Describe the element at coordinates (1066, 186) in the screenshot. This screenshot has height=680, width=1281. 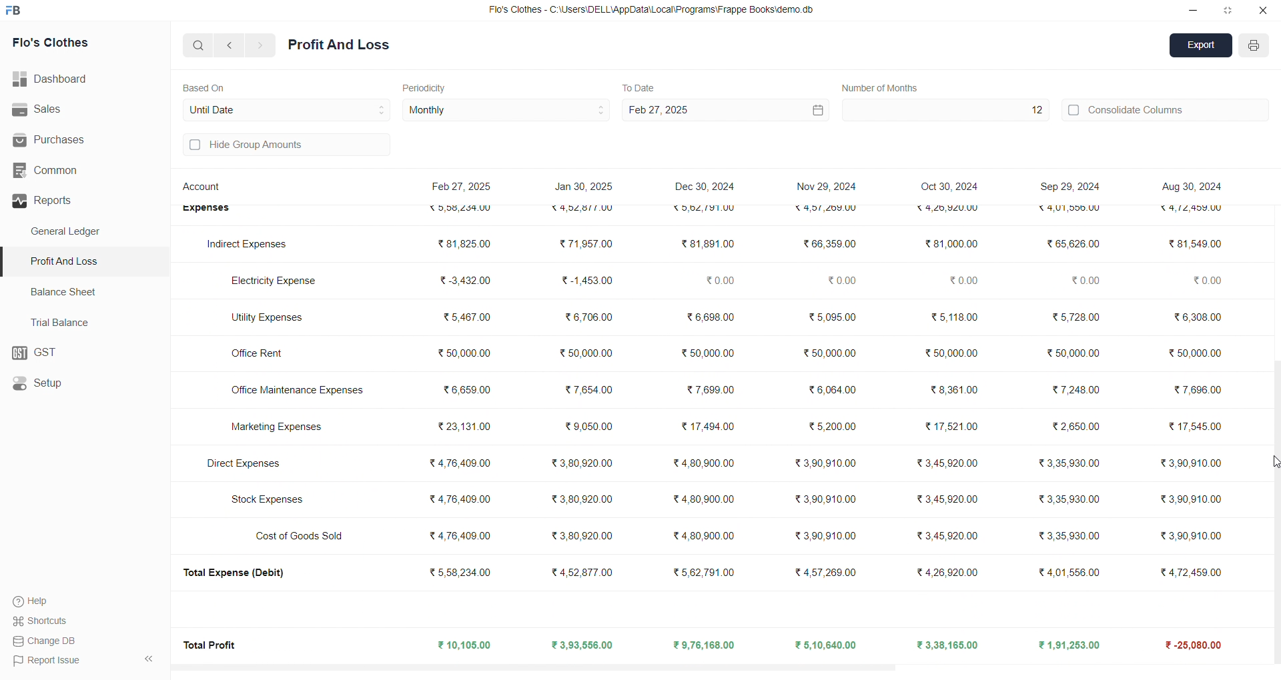
I see `Sep 29, 2024` at that location.